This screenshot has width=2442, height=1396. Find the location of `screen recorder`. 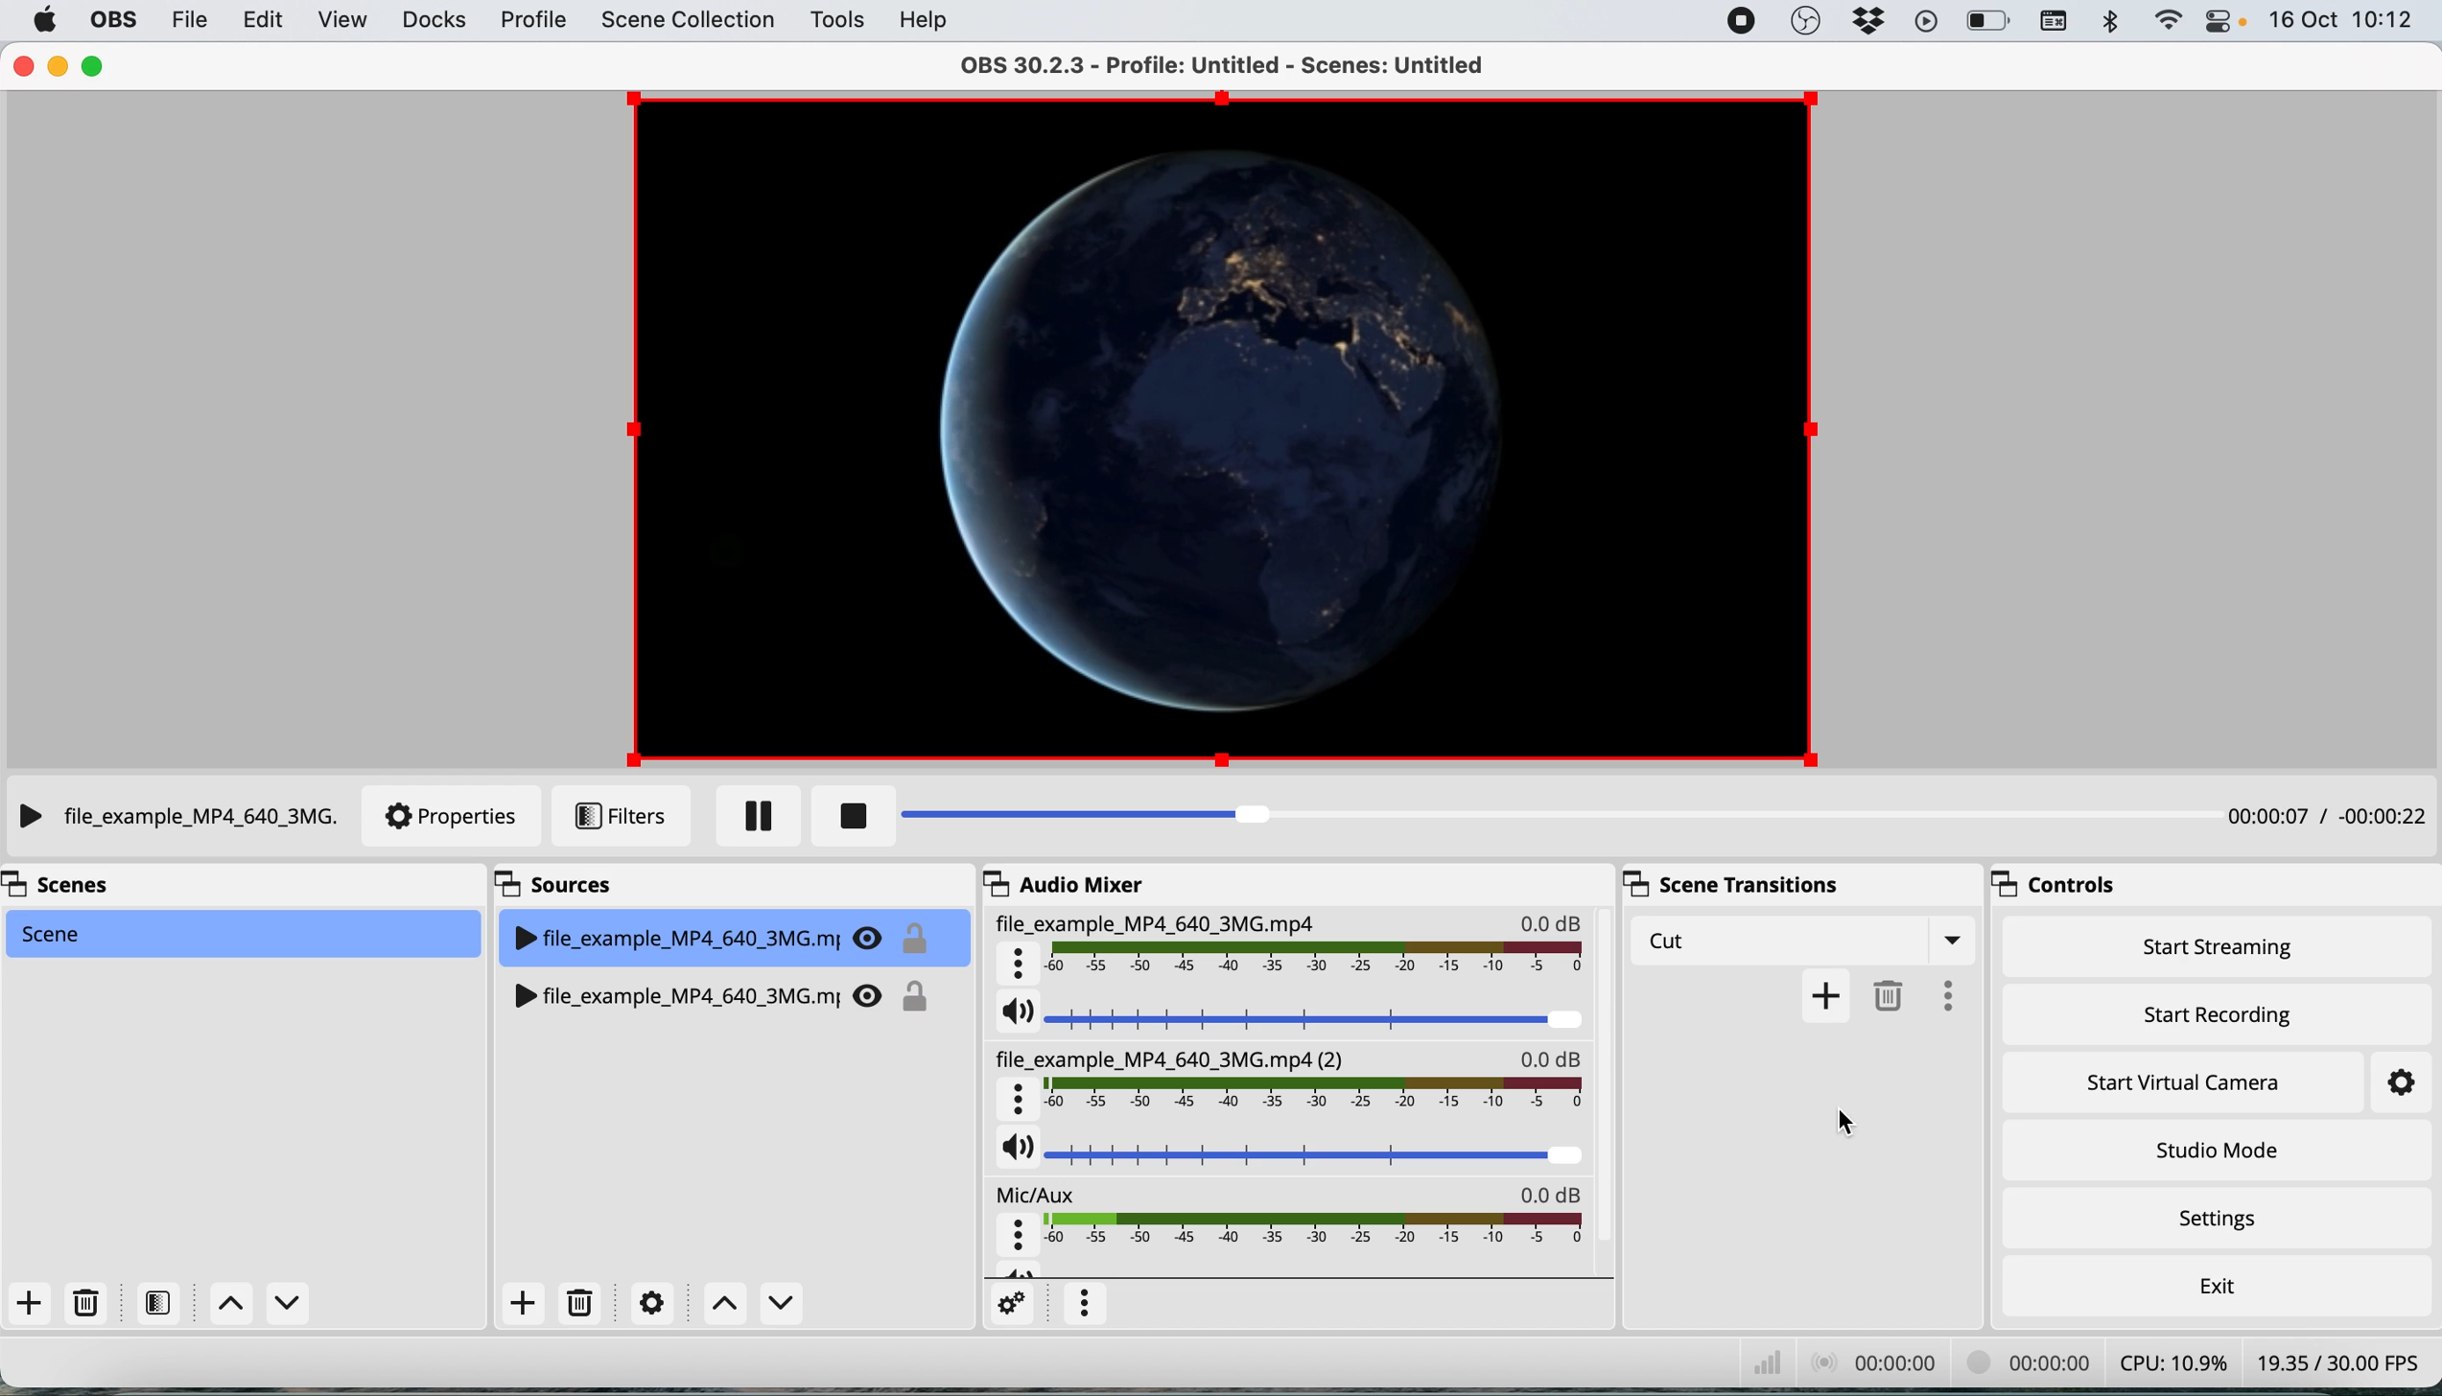

screen recorder is located at coordinates (1739, 21).